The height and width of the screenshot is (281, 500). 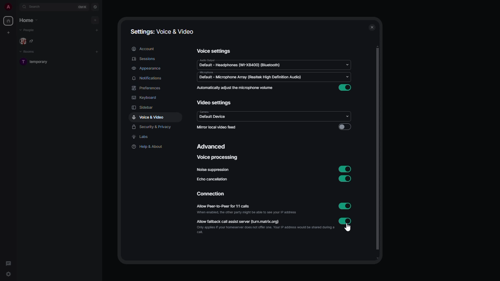 I want to click on voice settings, so click(x=215, y=51).